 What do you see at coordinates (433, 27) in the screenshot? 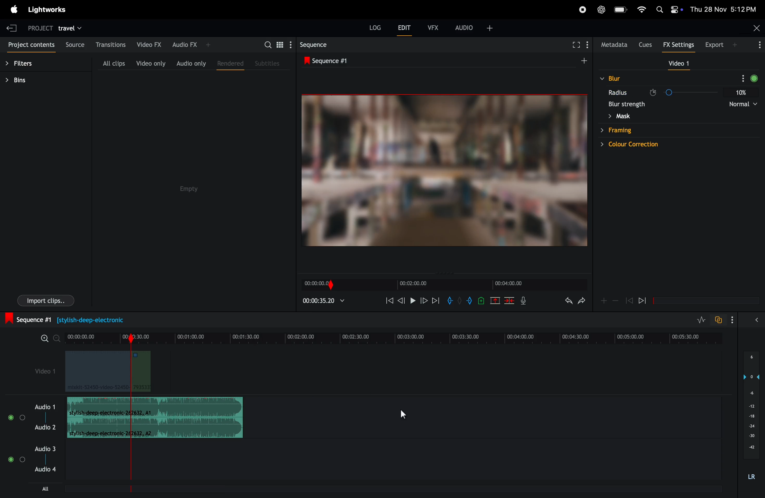
I see `vfx` at bounding box center [433, 27].